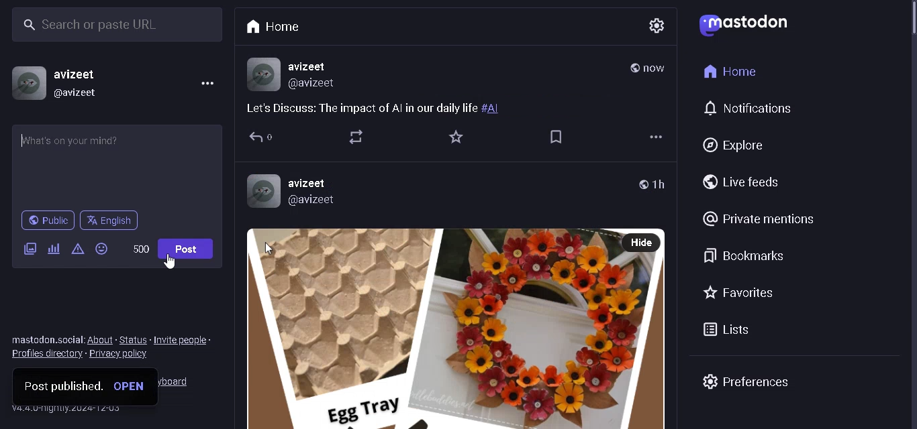 The image size is (917, 429). I want to click on ABOUT, so click(100, 339).